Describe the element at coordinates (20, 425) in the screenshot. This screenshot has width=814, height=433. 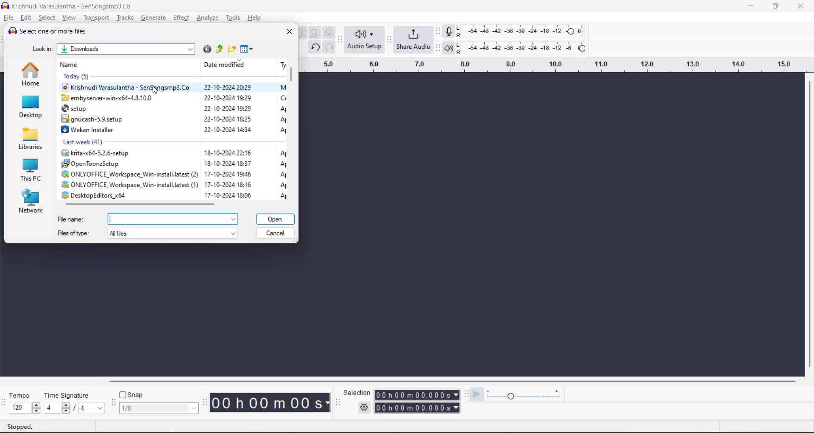
I see `playback status` at that location.